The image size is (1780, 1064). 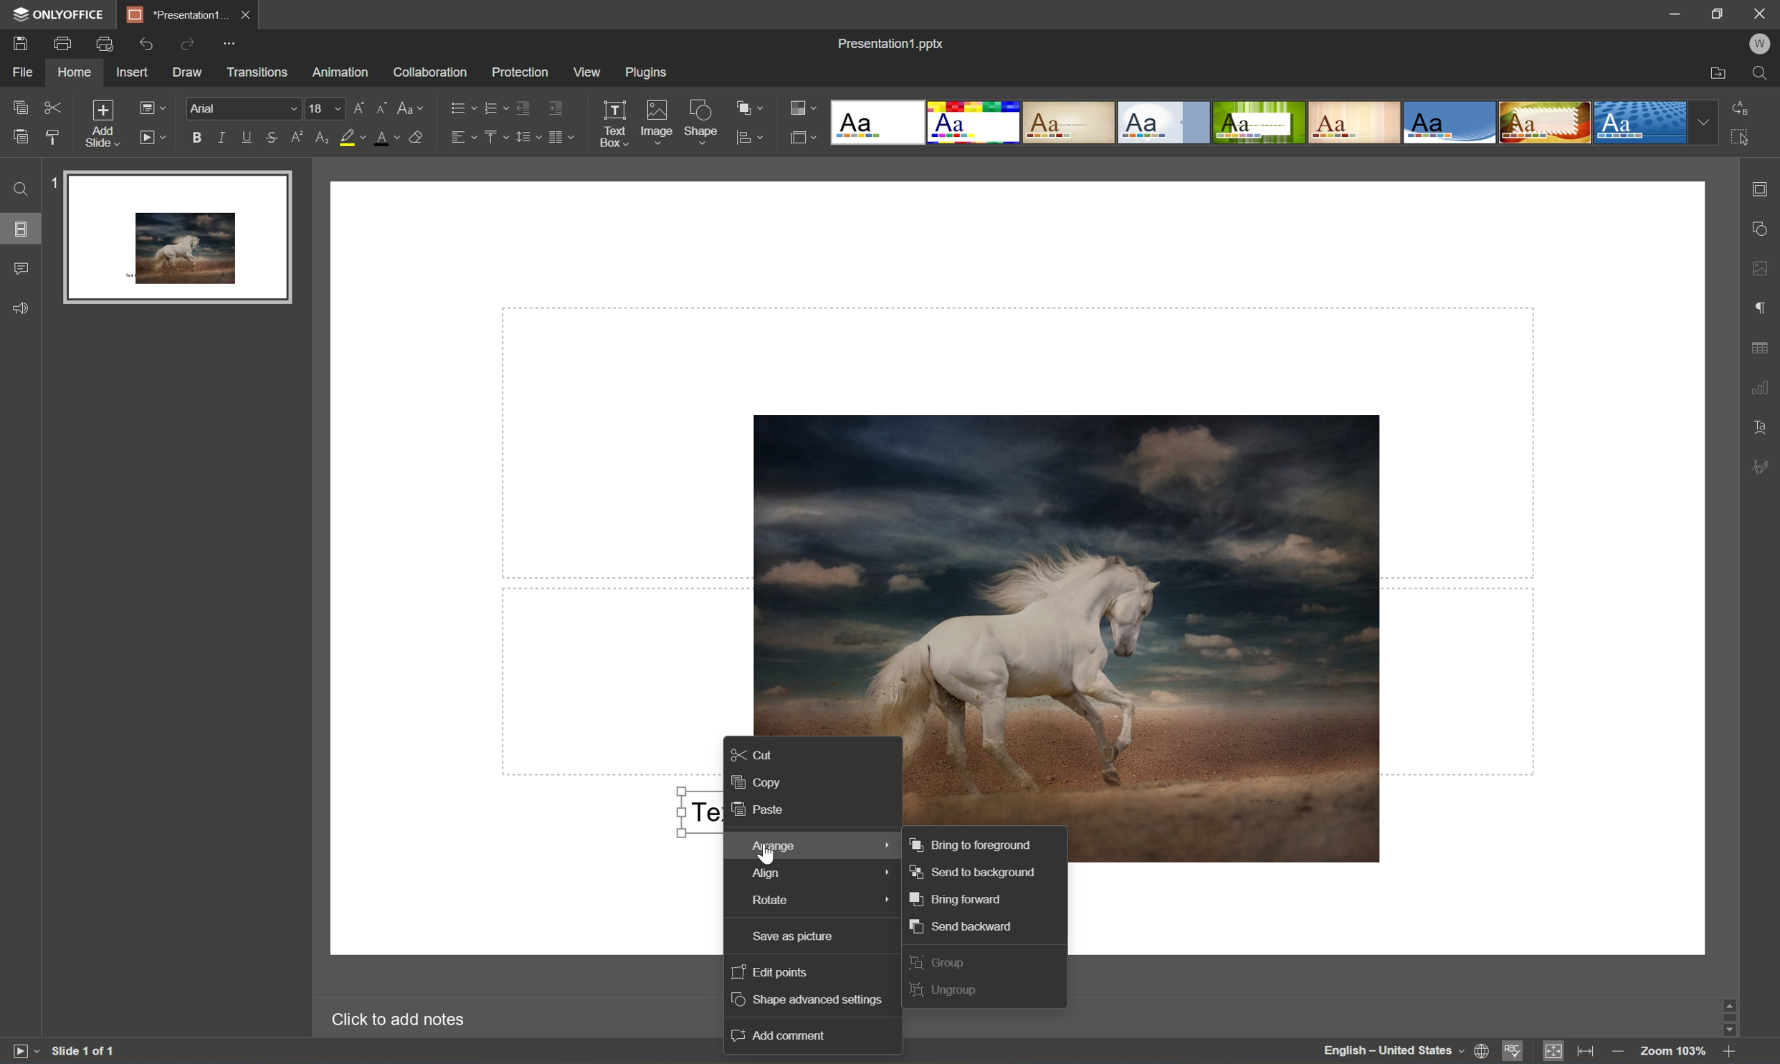 What do you see at coordinates (325, 109) in the screenshot?
I see `18` at bounding box center [325, 109].